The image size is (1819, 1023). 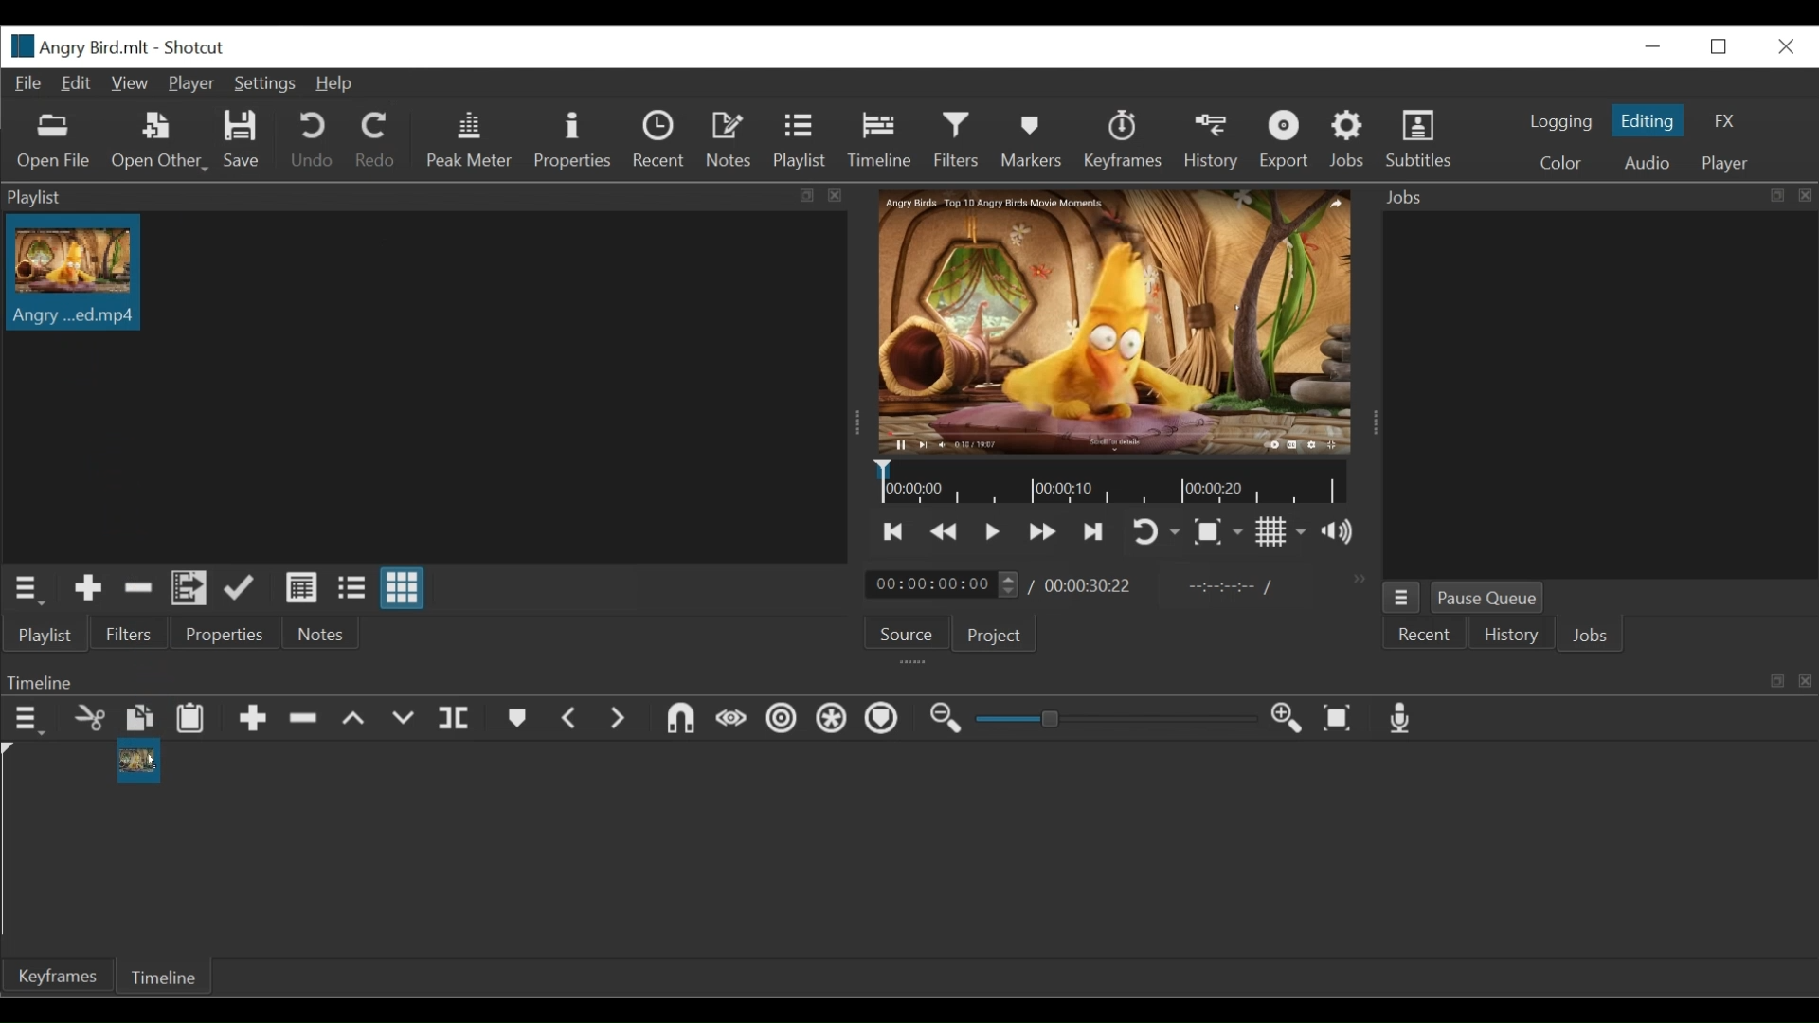 I want to click on Shotcut, so click(x=197, y=47).